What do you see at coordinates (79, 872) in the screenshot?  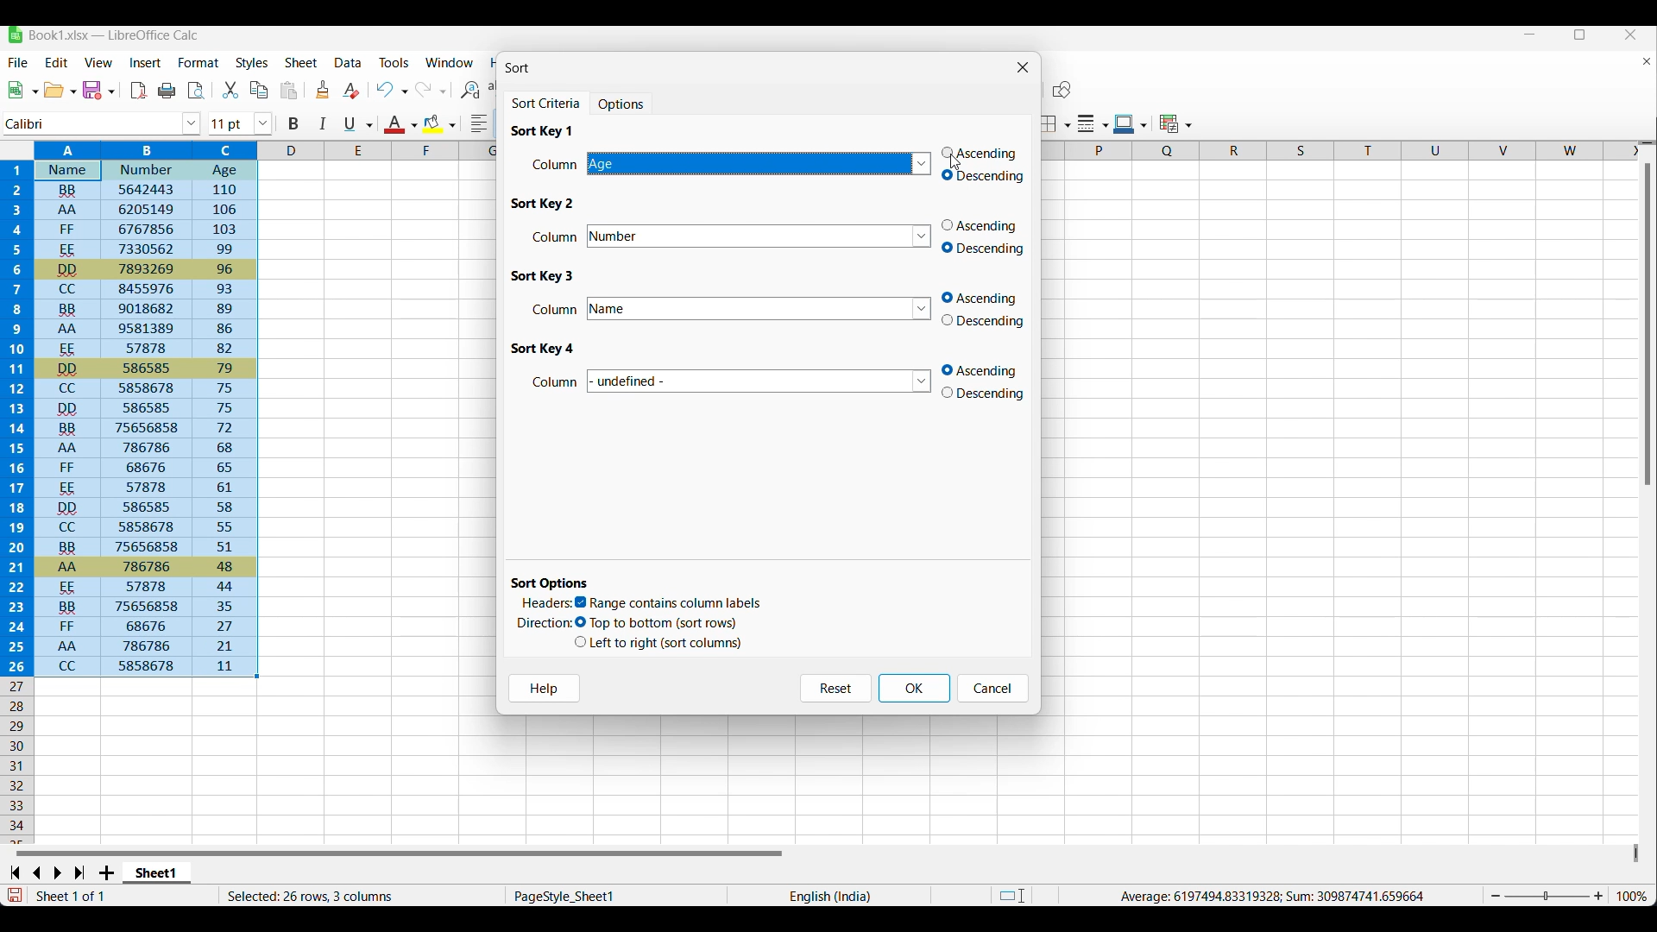 I see `Go to last sheet` at bounding box center [79, 872].